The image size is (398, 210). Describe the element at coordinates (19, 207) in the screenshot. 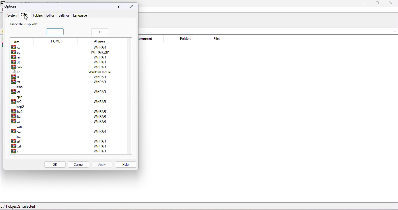

I see `0/1 object (s) selected` at that location.